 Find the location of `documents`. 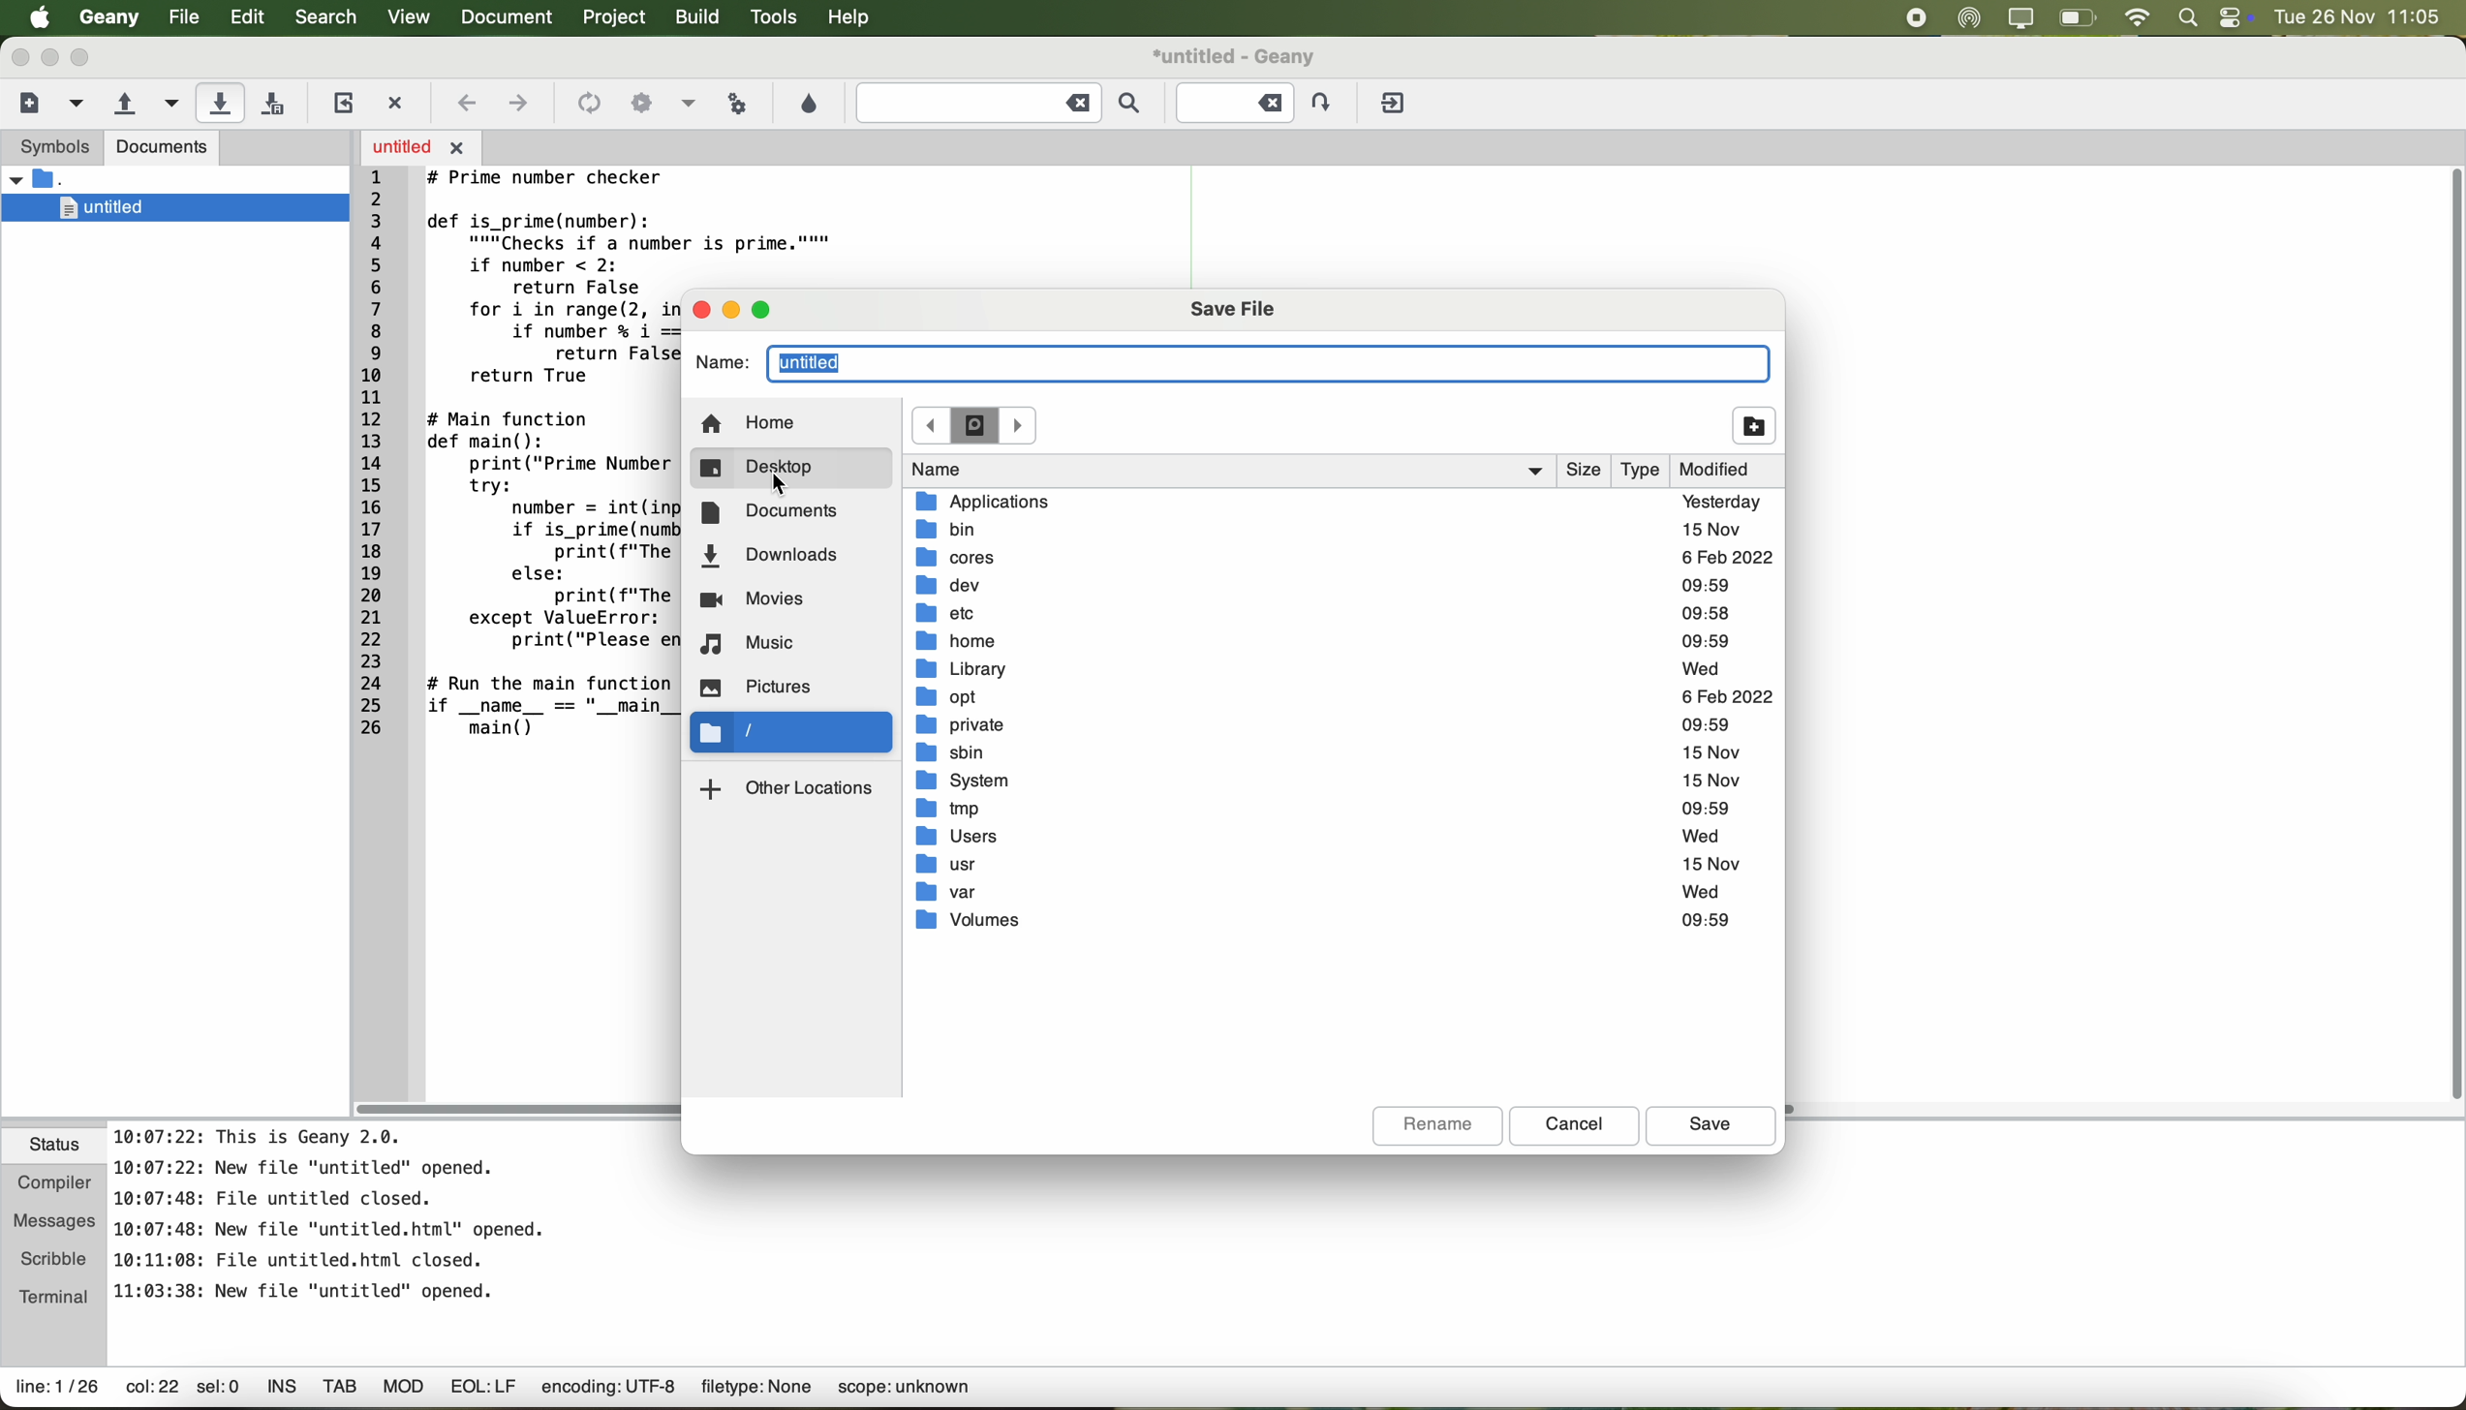

documents is located at coordinates (164, 149).